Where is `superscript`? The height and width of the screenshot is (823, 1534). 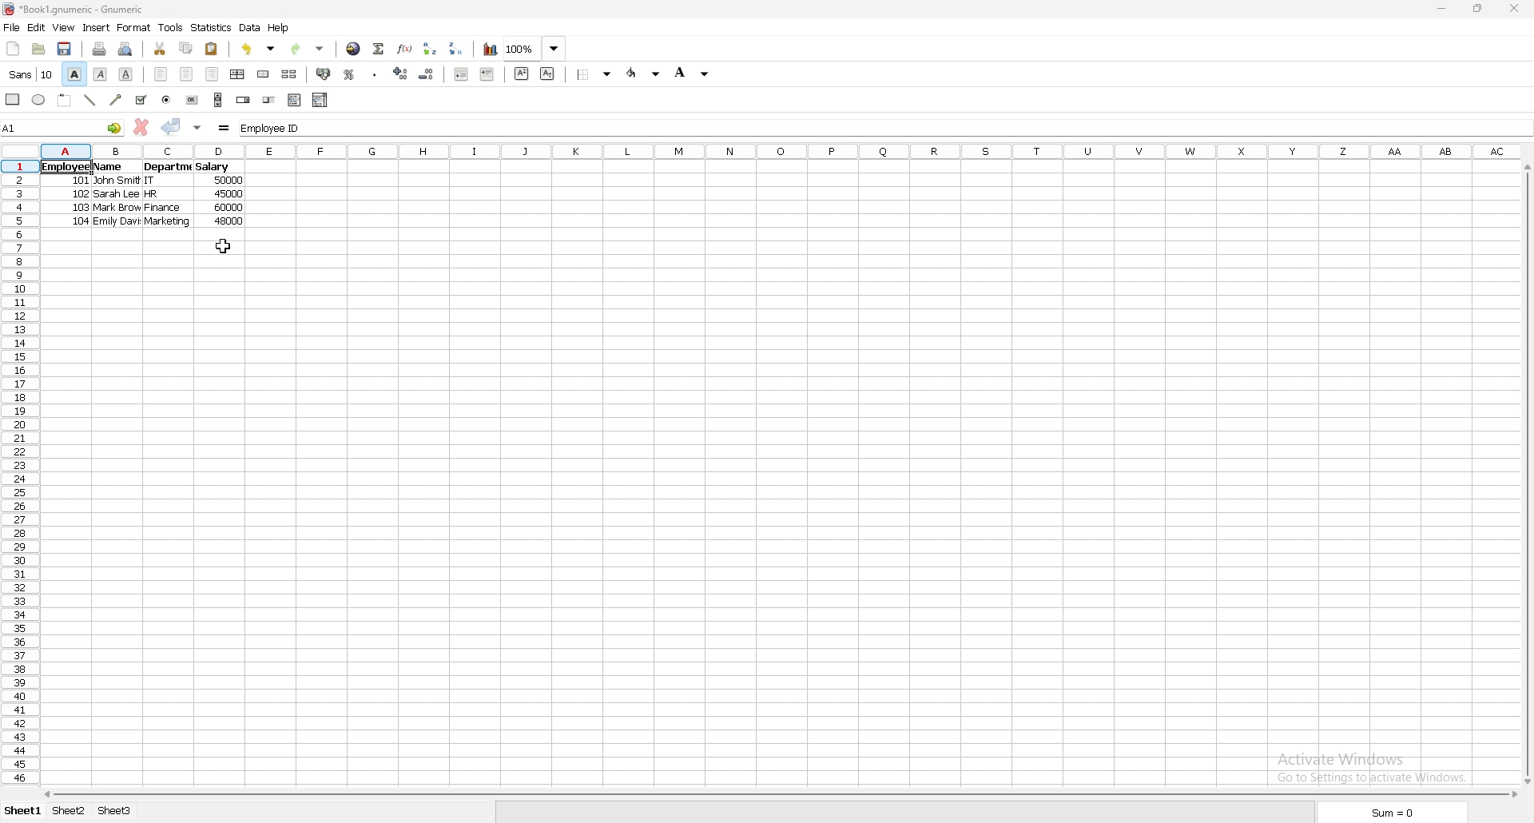 superscript is located at coordinates (522, 74).